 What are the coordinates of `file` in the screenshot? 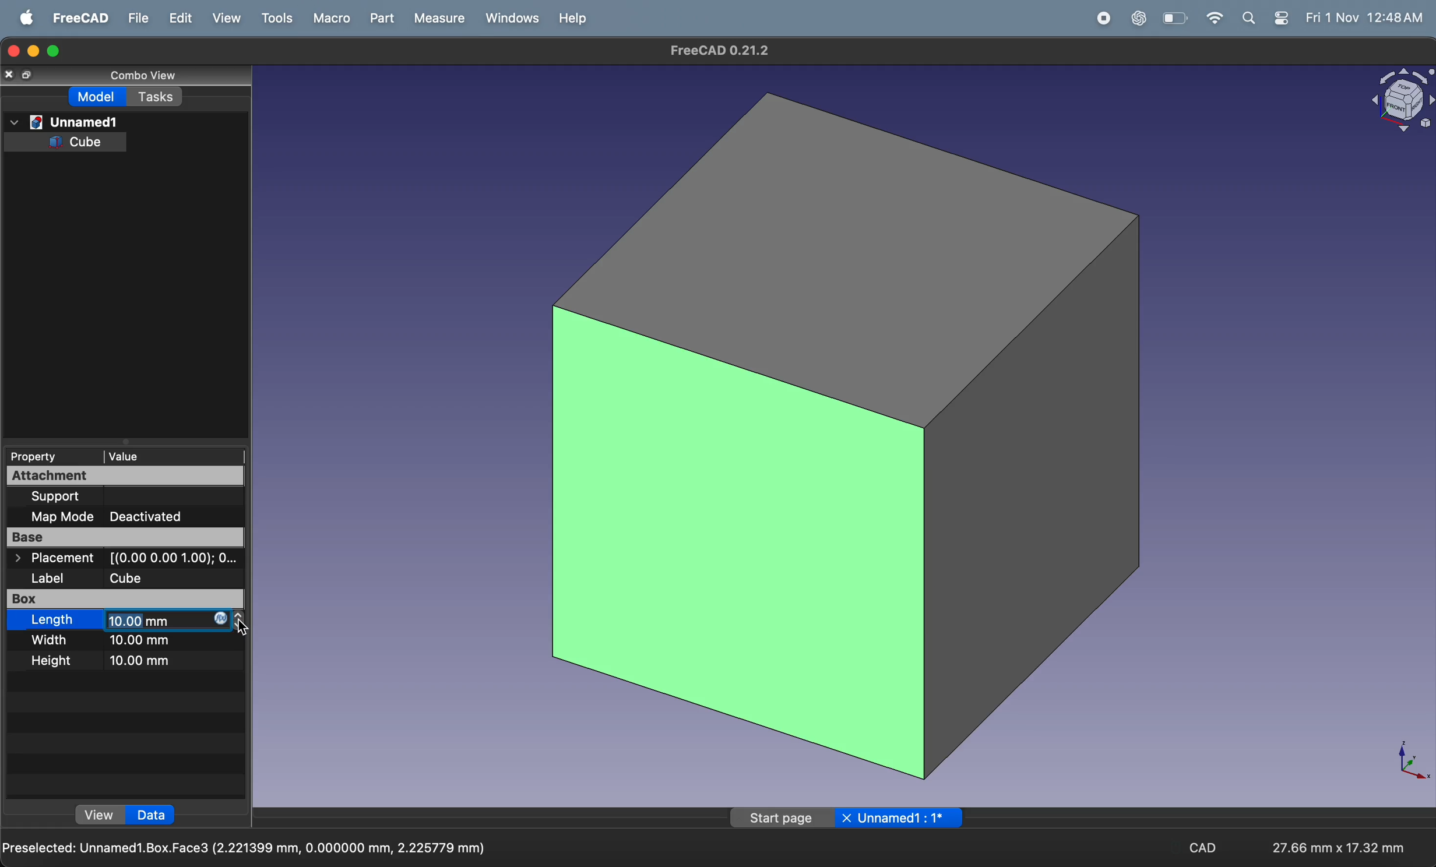 It's located at (132, 18).